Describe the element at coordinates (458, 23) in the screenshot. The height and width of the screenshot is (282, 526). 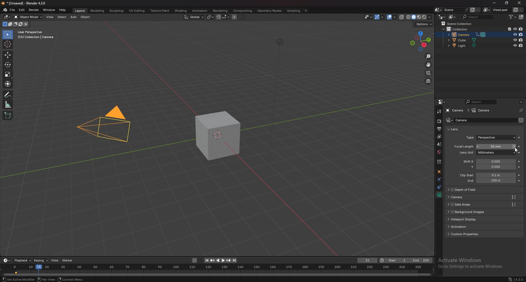
I see `scene collection` at that location.